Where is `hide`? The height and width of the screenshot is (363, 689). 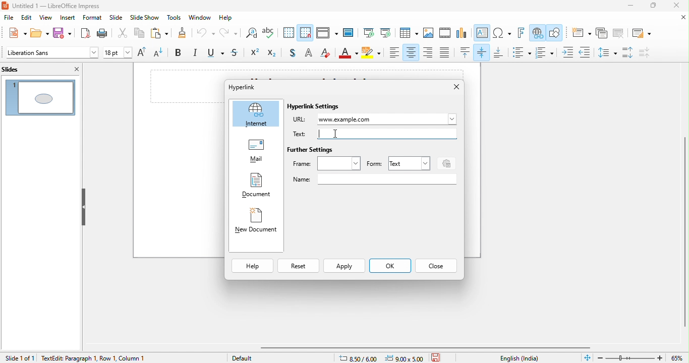 hide is located at coordinates (83, 207).